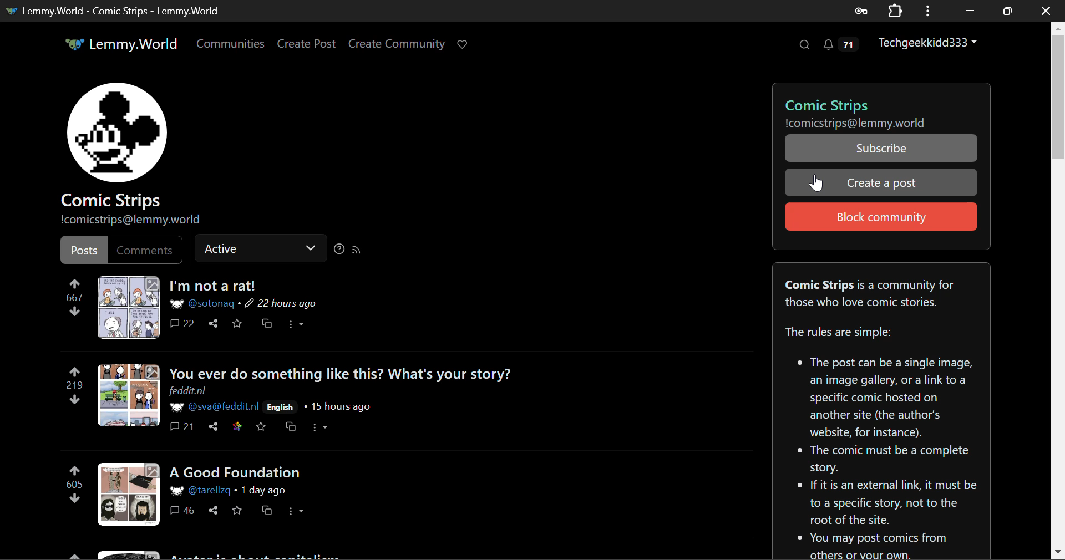  I want to click on Comic Strips, so click(879, 103).